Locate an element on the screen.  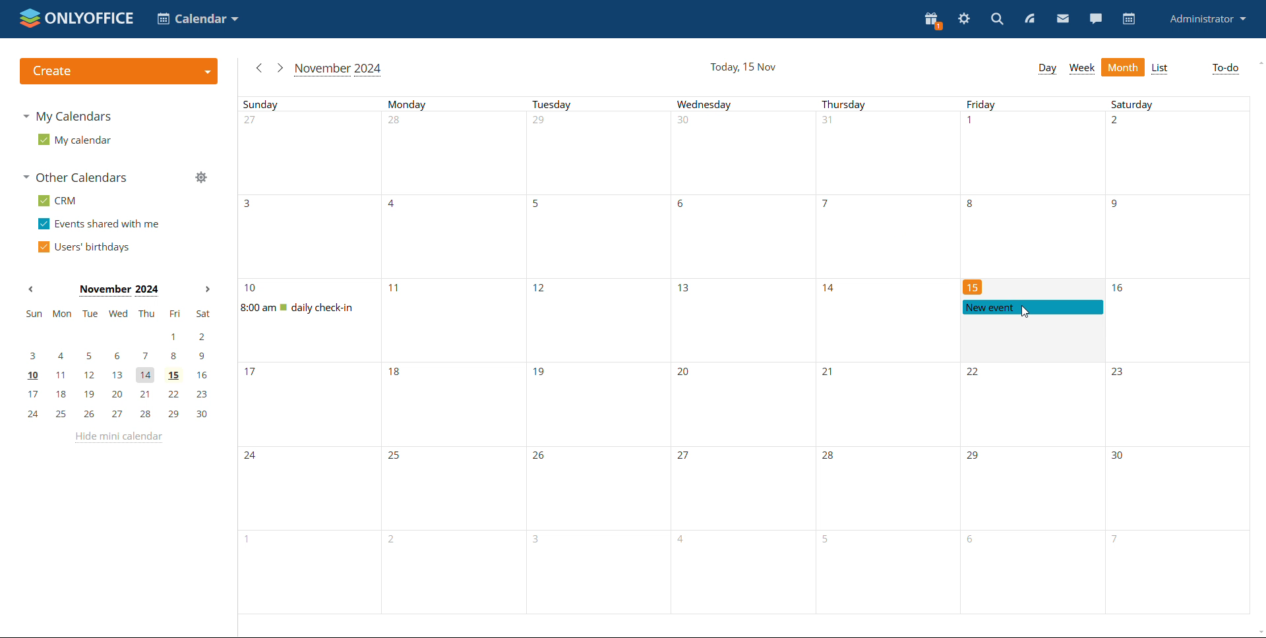
hide mini calendar is located at coordinates (118, 438).